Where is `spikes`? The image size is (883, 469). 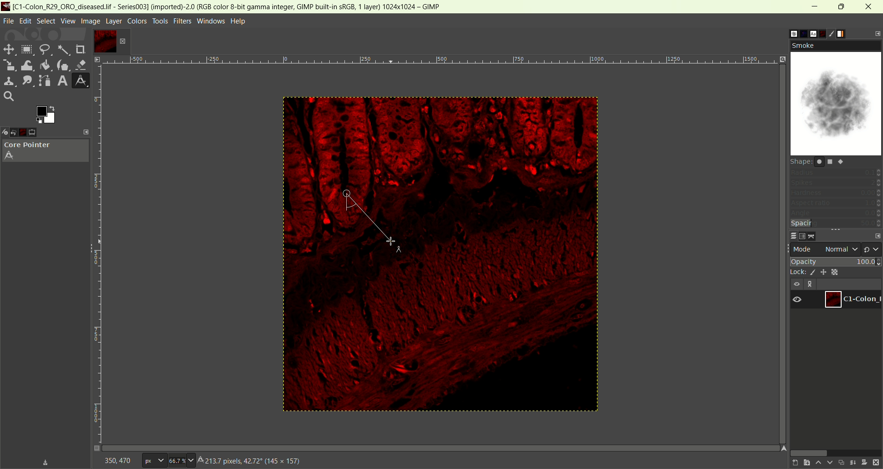
spikes is located at coordinates (836, 184).